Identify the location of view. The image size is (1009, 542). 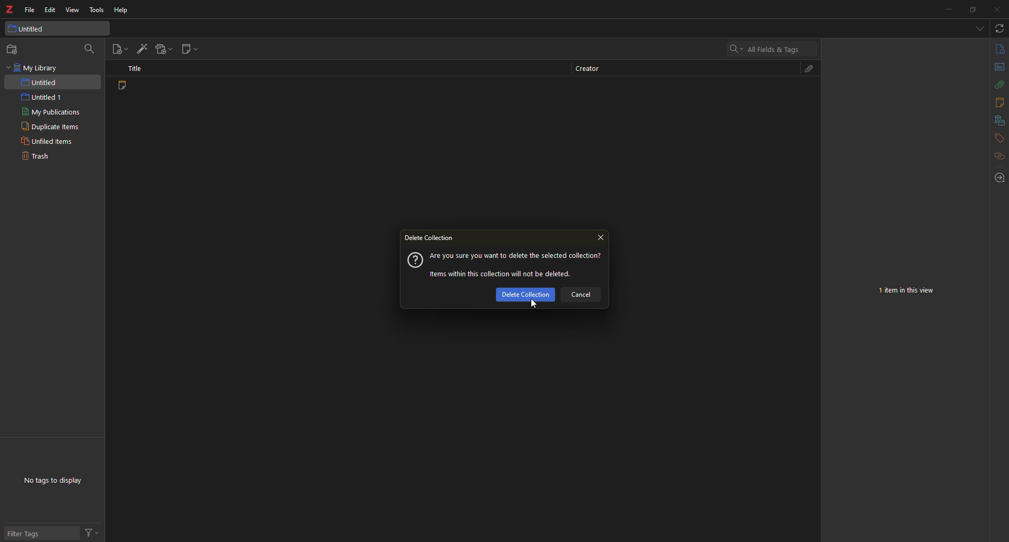
(73, 10).